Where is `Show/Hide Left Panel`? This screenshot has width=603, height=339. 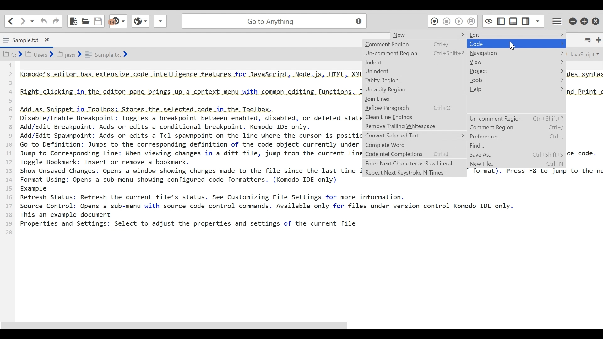
Show/Hide Left Panel is located at coordinates (526, 20).